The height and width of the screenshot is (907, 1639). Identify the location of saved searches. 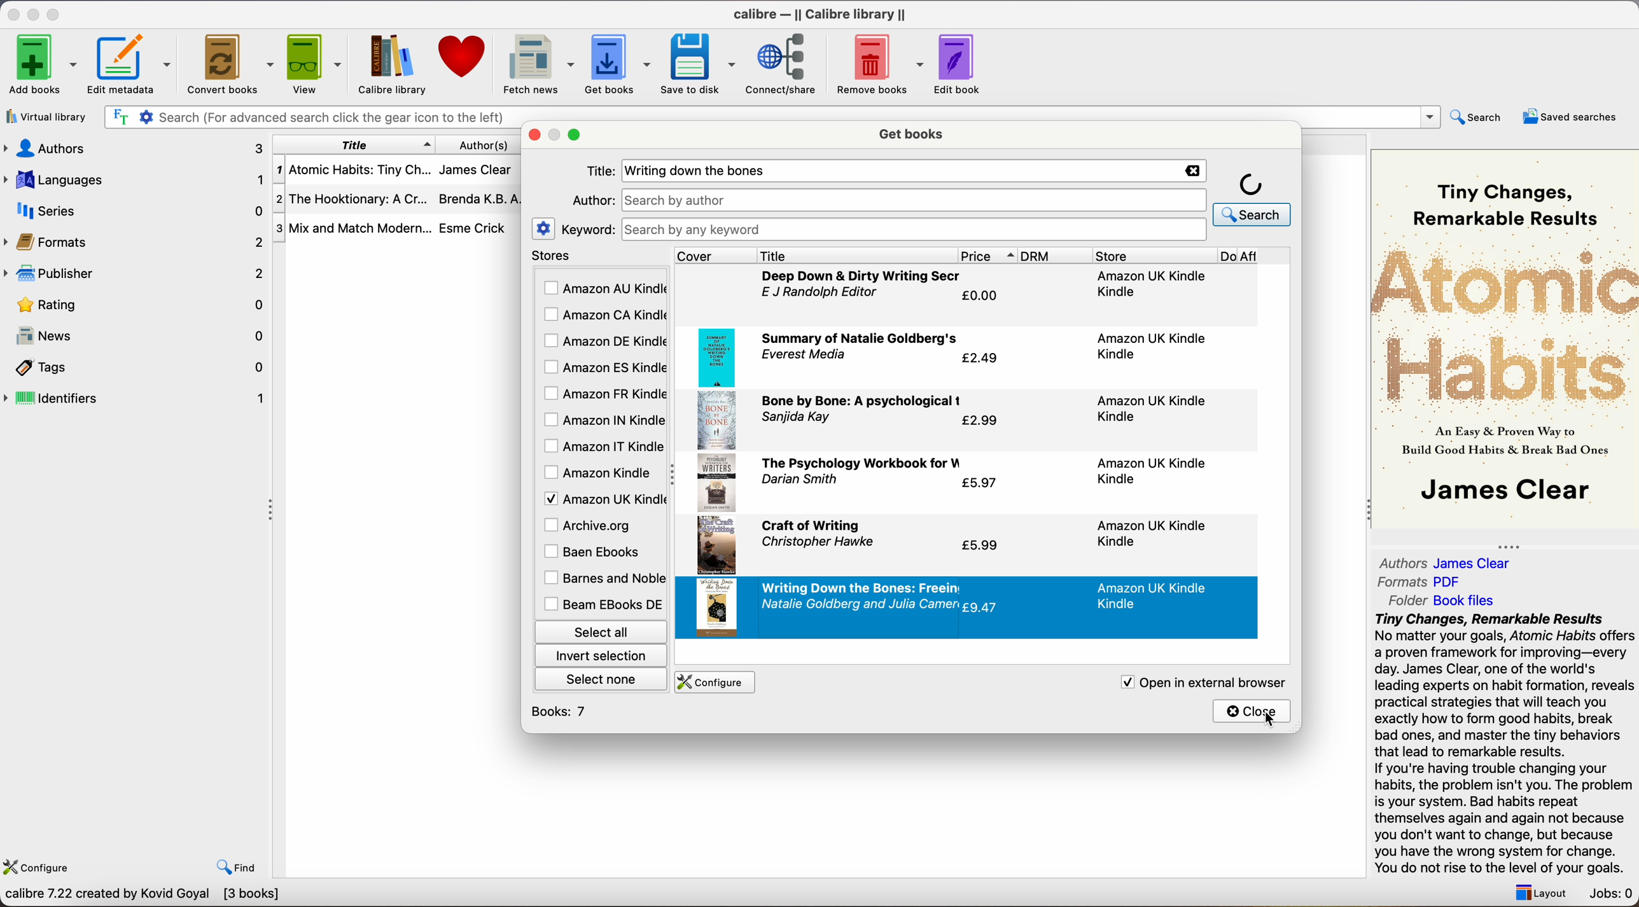
(1570, 116).